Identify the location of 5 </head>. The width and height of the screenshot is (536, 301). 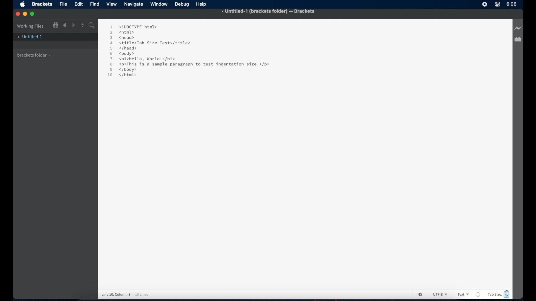
(123, 48).